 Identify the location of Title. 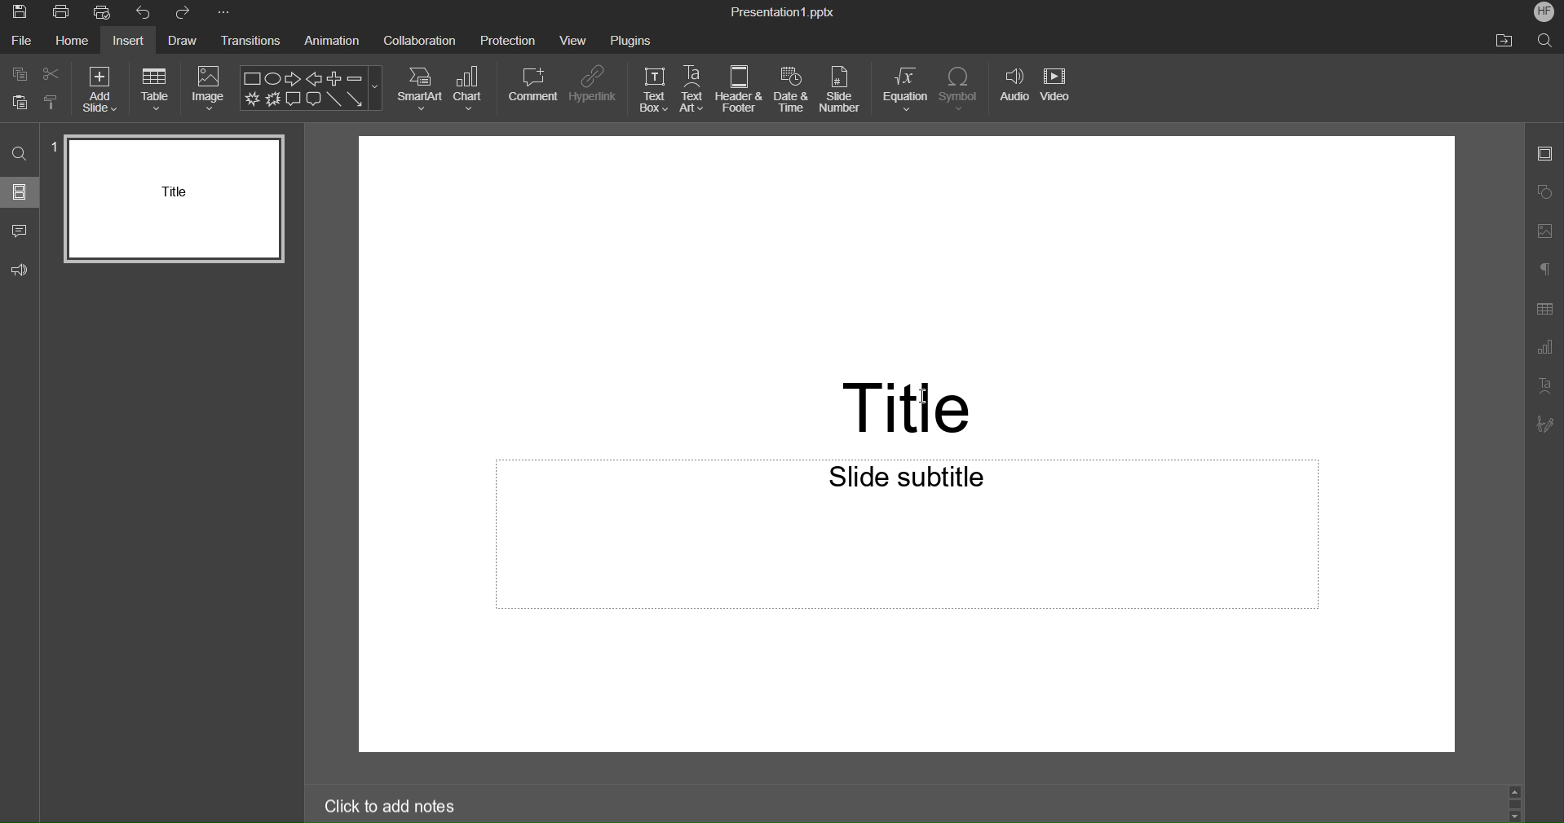
(903, 407).